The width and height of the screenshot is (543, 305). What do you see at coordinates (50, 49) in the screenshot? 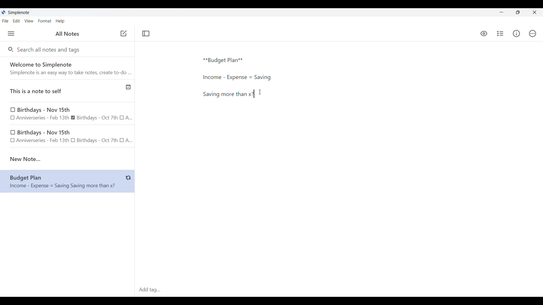
I see `Search all notes and tags` at bounding box center [50, 49].